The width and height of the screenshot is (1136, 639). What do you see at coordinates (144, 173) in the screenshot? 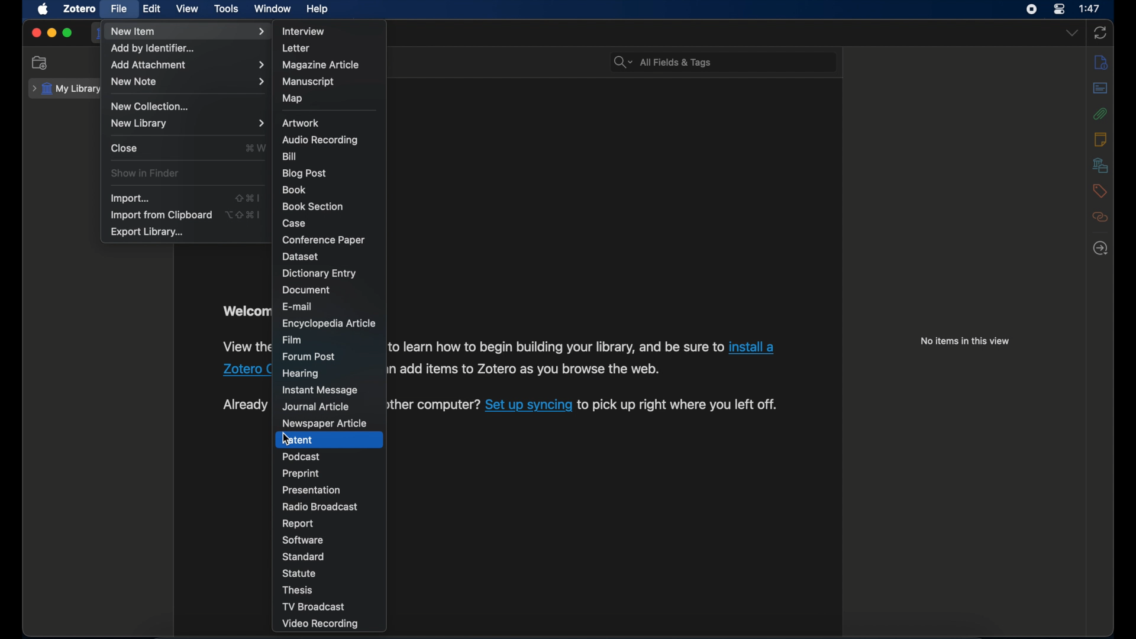
I see `show in finder` at bounding box center [144, 173].